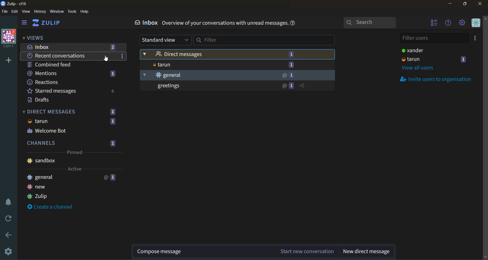  I want to click on maximize, so click(467, 4).